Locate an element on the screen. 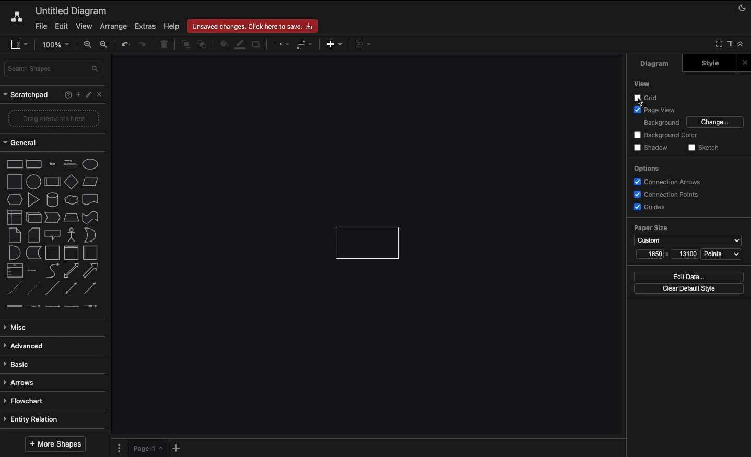  Snapping to grid and guidelines disabled is located at coordinates (647, 99).